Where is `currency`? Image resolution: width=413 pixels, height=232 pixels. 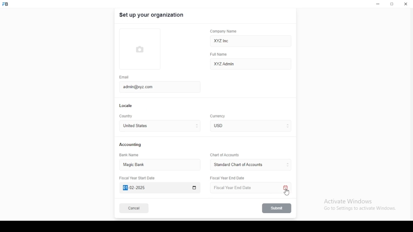
currency is located at coordinates (222, 126).